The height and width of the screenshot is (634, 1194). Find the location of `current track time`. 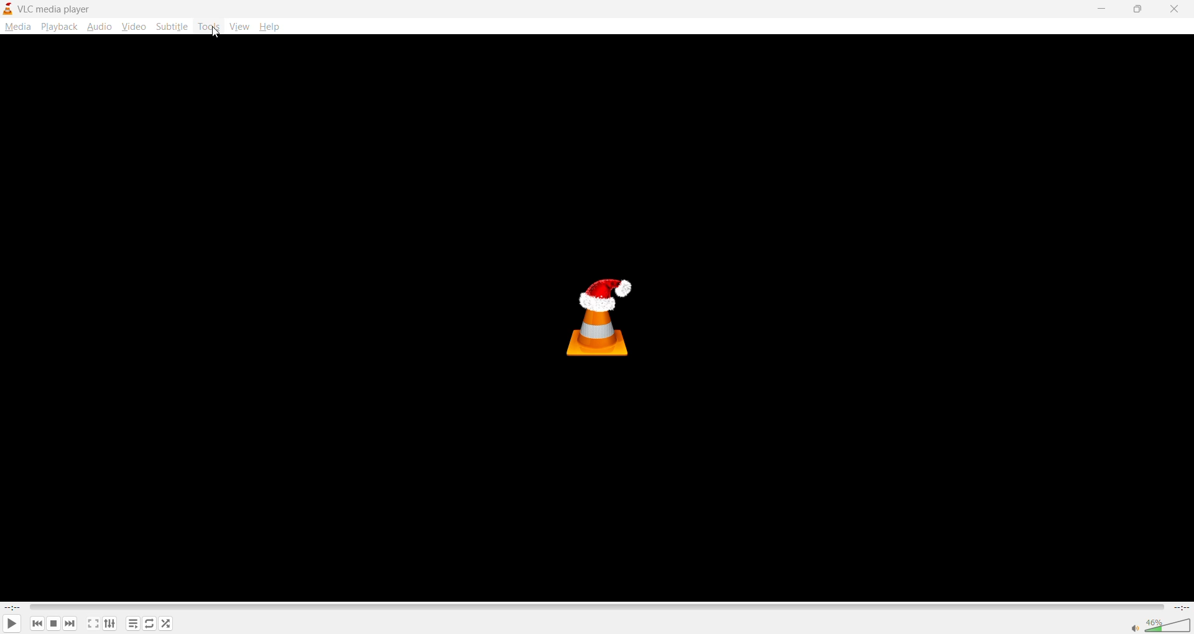

current track time is located at coordinates (12, 606).